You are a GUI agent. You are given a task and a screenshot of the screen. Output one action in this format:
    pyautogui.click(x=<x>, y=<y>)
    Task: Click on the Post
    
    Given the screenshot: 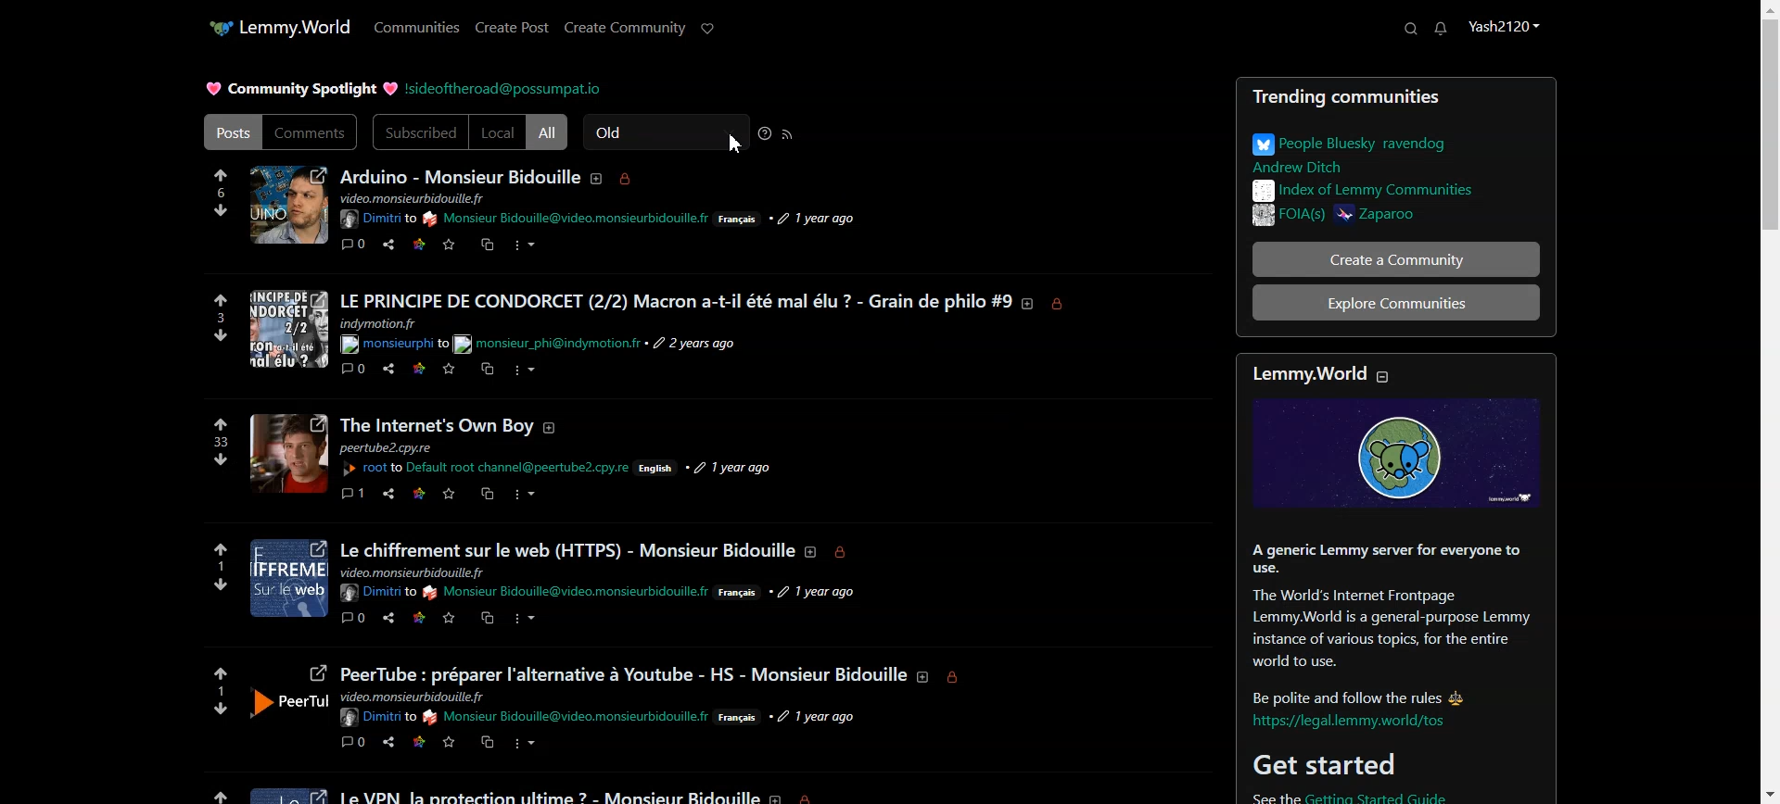 What is the action you would take?
    pyautogui.click(x=230, y=132)
    